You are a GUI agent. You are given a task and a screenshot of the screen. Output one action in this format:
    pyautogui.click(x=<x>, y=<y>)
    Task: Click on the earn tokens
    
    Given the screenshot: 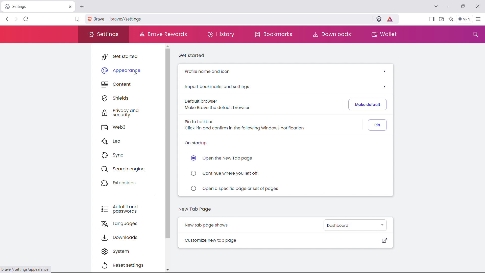 What is the action you would take?
    pyautogui.click(x=391, y=19)
    